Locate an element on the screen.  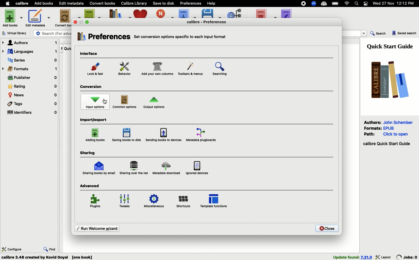
Identifiers is located at coordinates (32, 113).